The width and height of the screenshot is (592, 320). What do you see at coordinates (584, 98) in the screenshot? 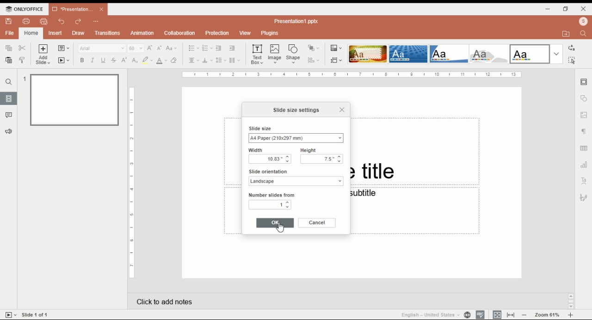
I see `shape settings` at bounding box center [584, 98].